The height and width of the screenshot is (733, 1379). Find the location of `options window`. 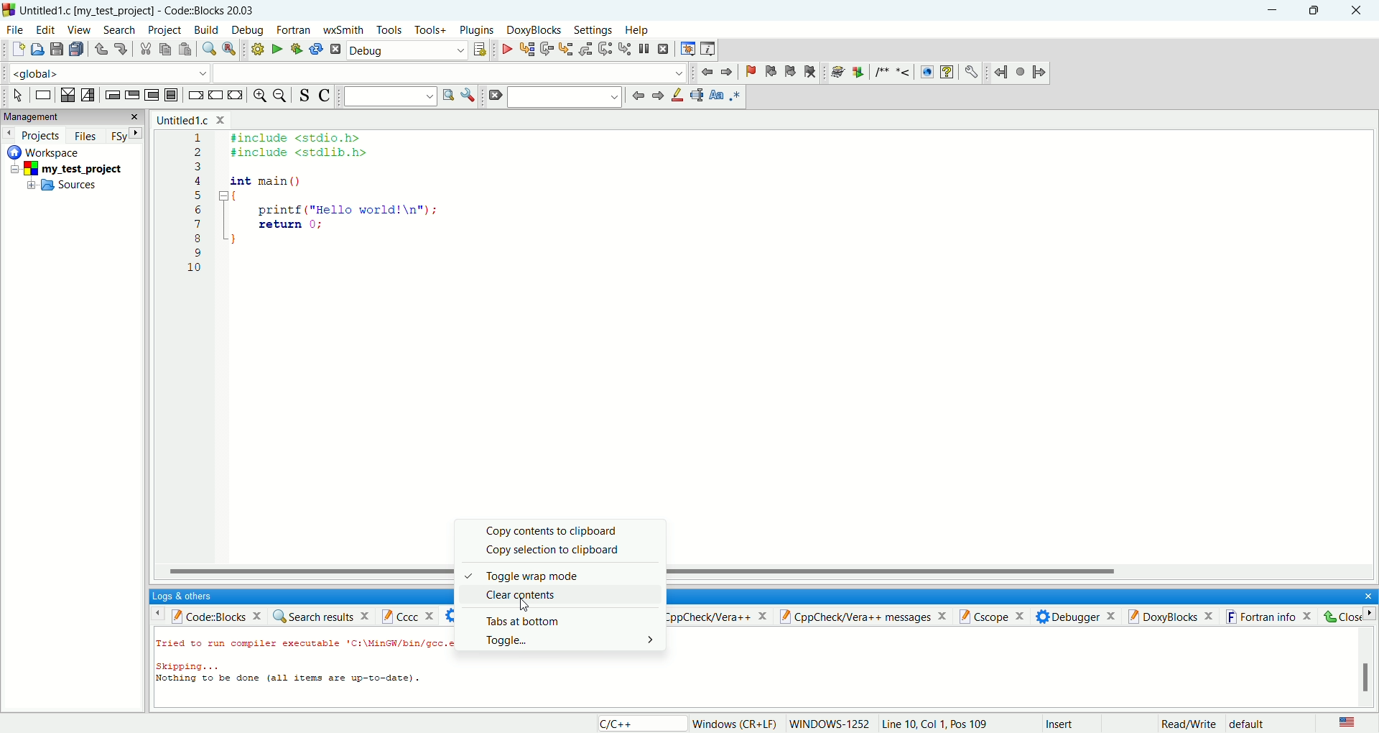

options window is located at coordinates (468, 96).